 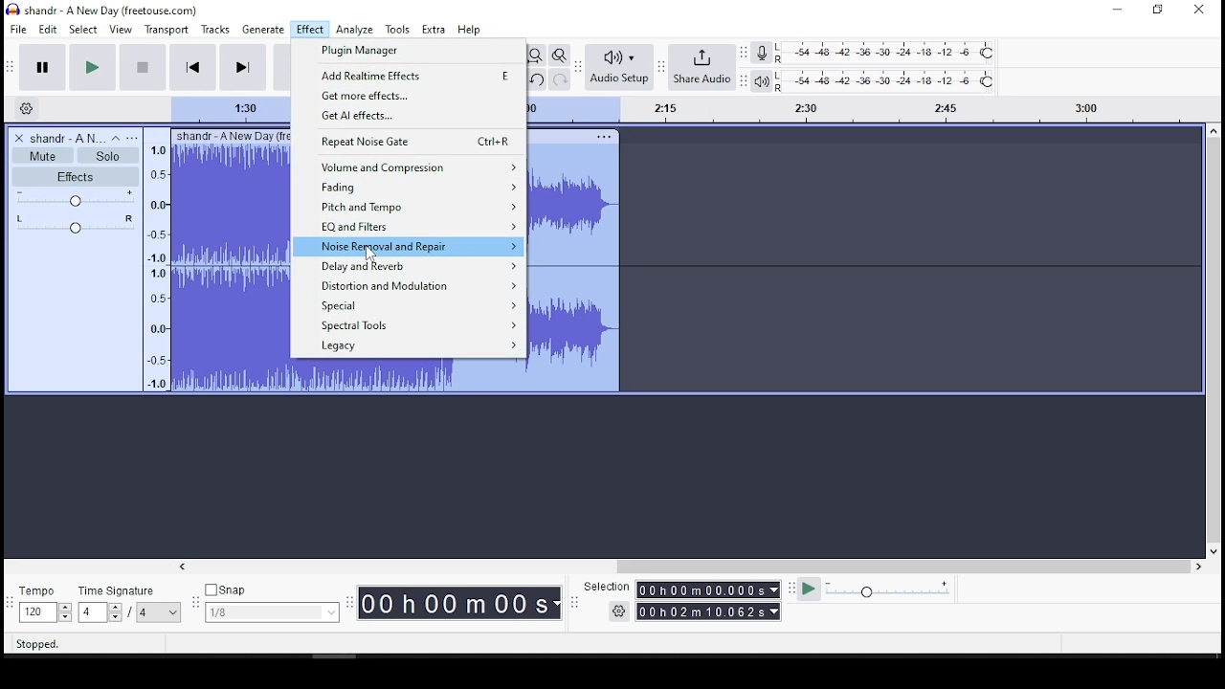 What do you see at coordinates (536, 78) in the screenshot?
I see `undo` at bounding box center [536, 78].